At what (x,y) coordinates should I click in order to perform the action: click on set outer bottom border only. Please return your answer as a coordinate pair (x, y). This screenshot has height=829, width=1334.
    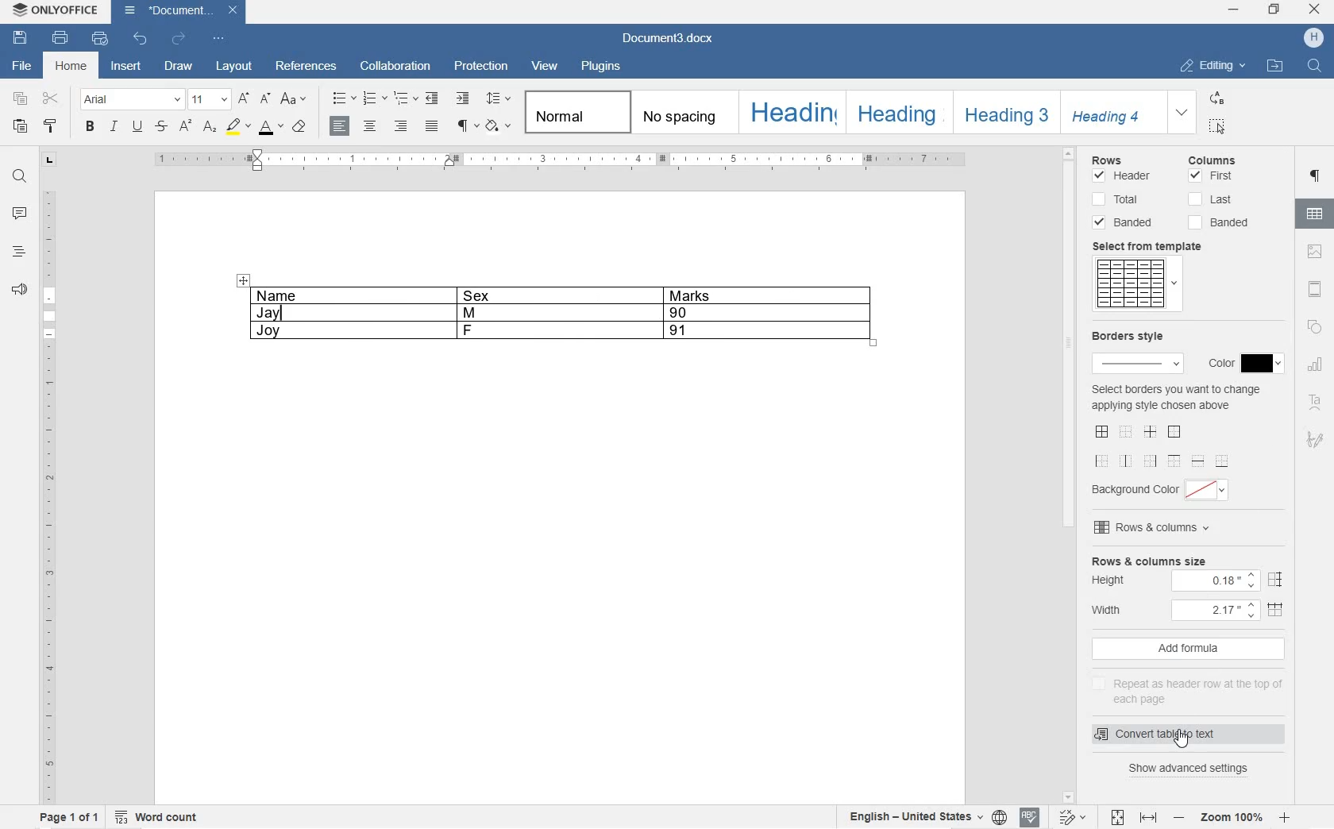
    Looking at the image, I should click on (1222, 461).